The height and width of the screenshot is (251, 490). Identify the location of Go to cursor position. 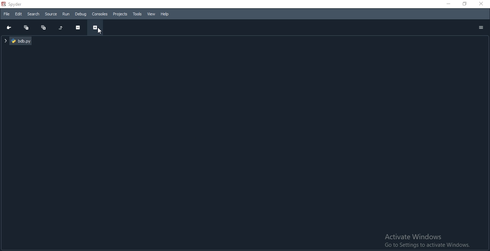
(7, 28).